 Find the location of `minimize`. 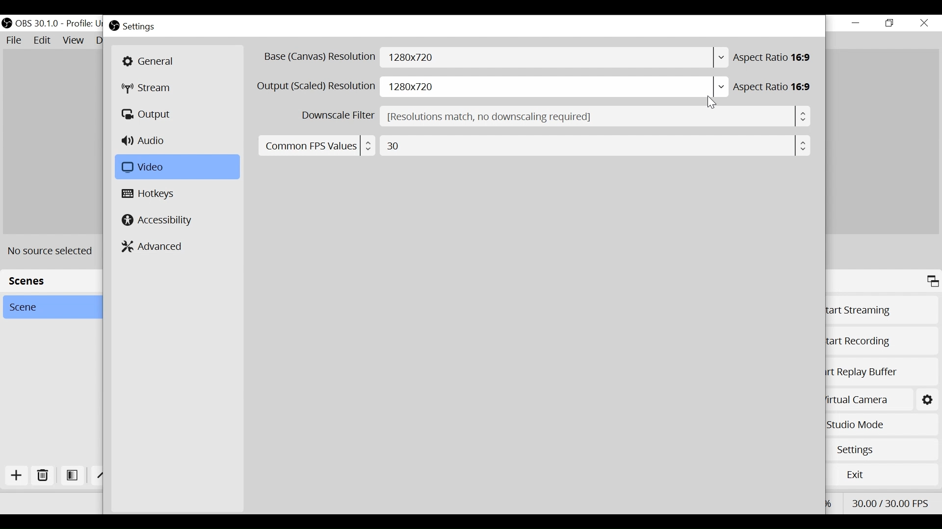

minimize is located at coordinates (856, 23).